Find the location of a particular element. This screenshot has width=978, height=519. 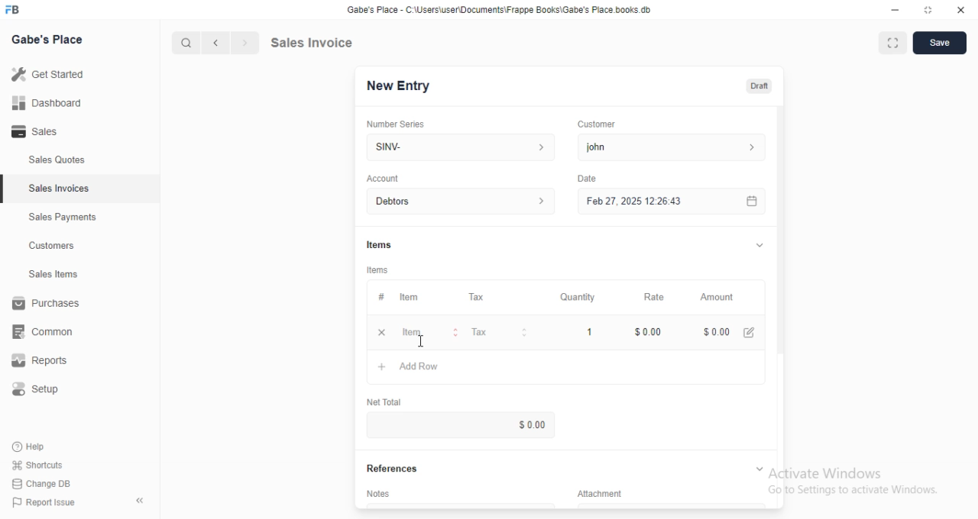

Sales Quotes is located at coordinates (57, 162).